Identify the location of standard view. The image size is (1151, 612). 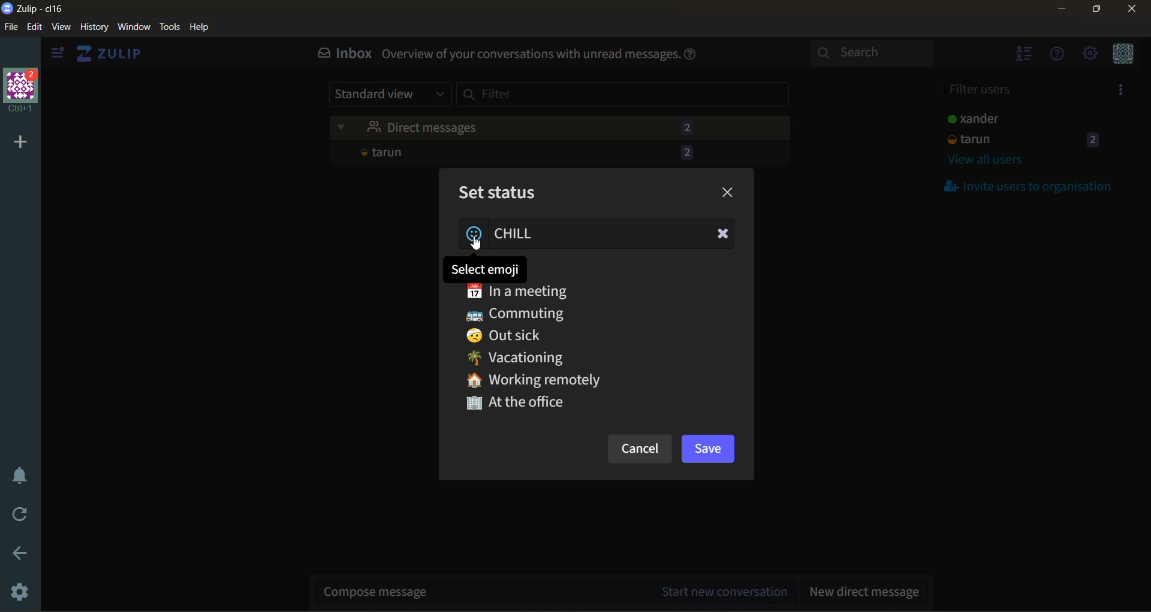
(388, 95).